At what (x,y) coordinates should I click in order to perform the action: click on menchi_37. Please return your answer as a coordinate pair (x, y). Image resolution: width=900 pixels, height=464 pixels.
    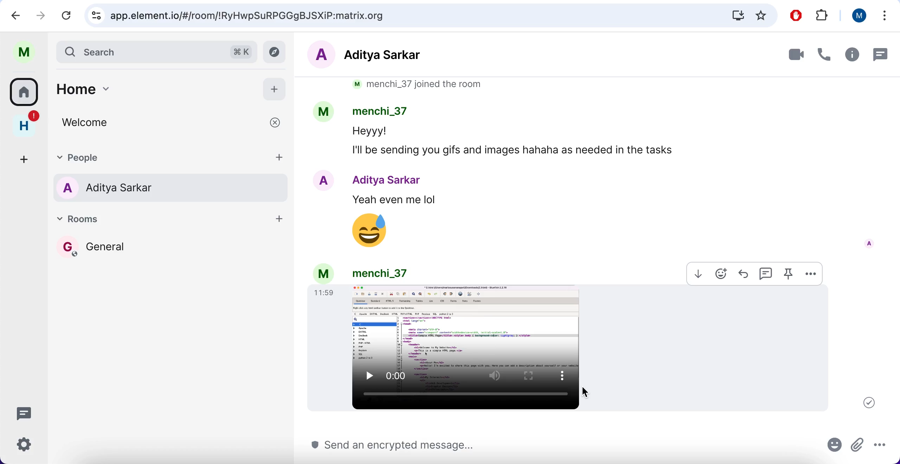
    Looking at the image, I should click on (378, 113).